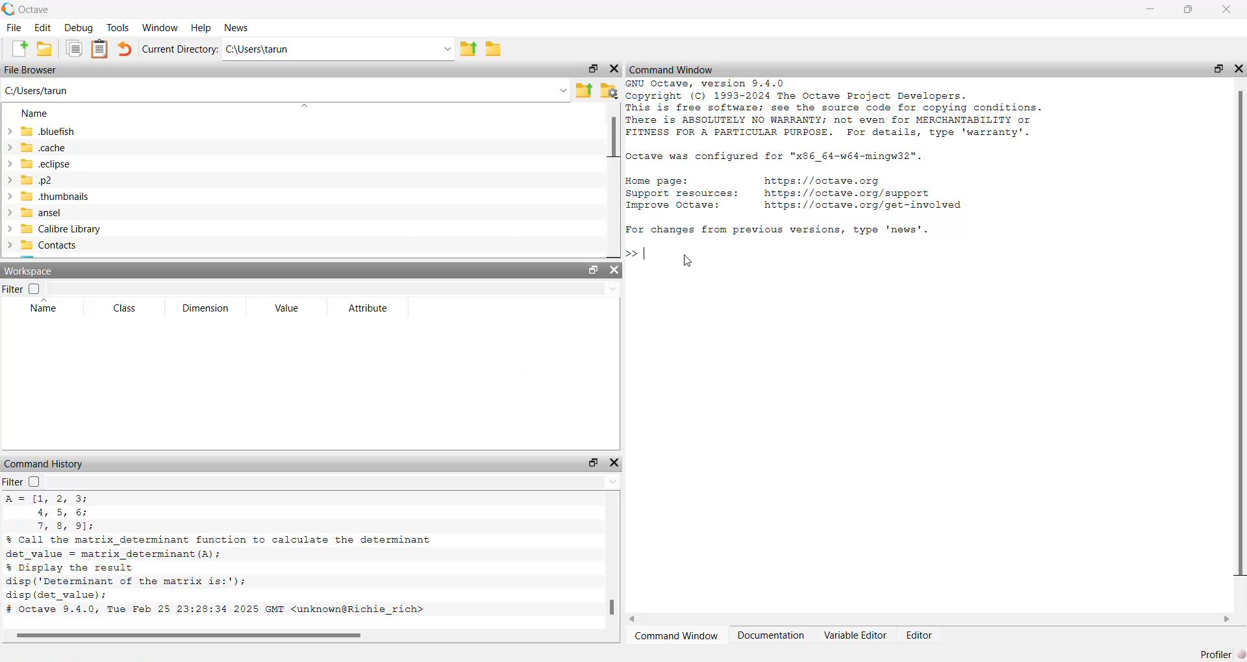 Image resolution: width=1247 pixels, height=662 pixels. I want to click on scrollbar, so click(611, 178).